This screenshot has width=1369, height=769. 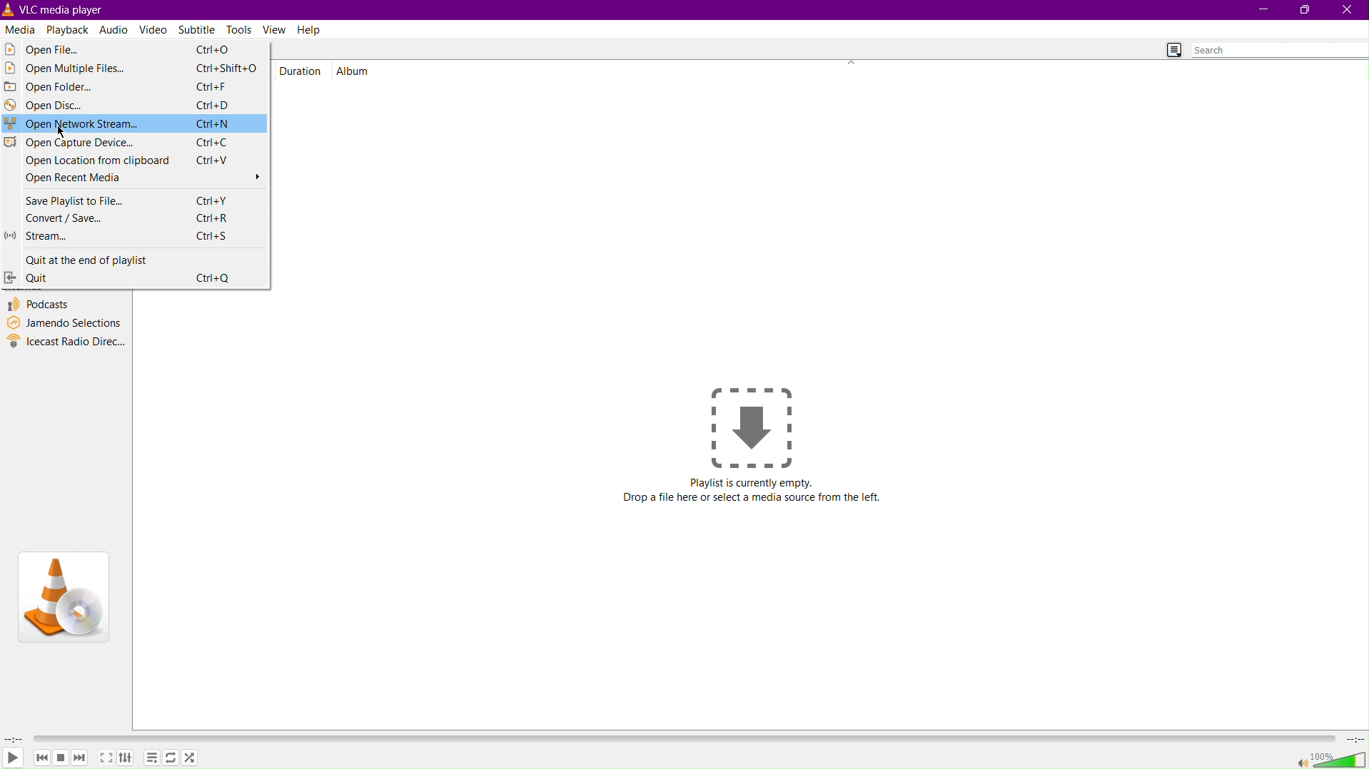 What do you see at coordinates (201, 30) in the screenshot?
I see `Subtitle` at bounding box center [201, 30].